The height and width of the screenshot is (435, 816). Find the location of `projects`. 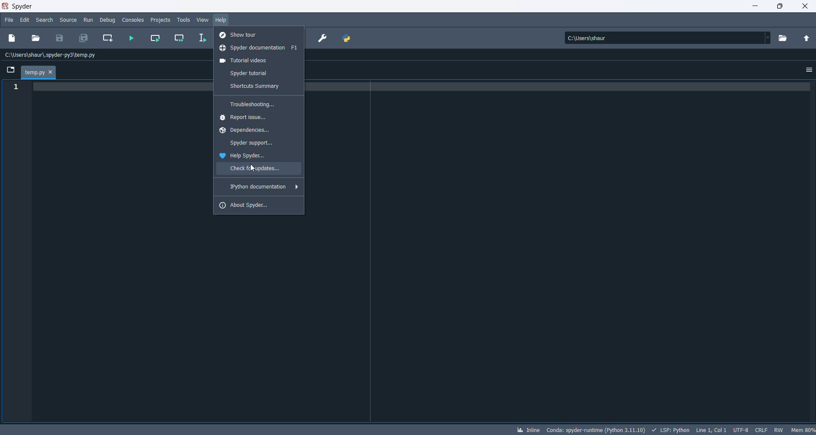

projects is located at coordinates (160, 20).